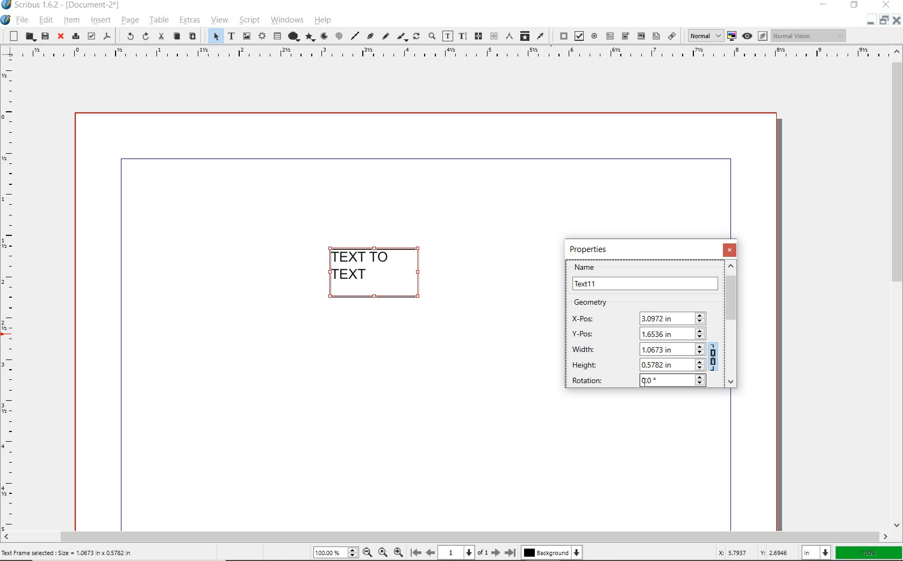 The width and height of the screenshot is (903, 561). I want to click on GEOMETRY, so click(599, 303).